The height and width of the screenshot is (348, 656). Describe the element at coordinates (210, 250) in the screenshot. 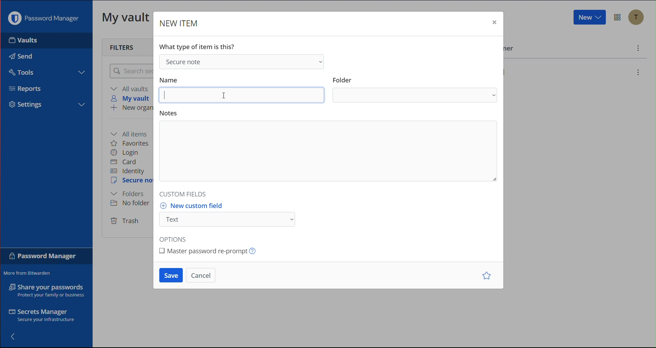

I see `Master password prompt` at that location.